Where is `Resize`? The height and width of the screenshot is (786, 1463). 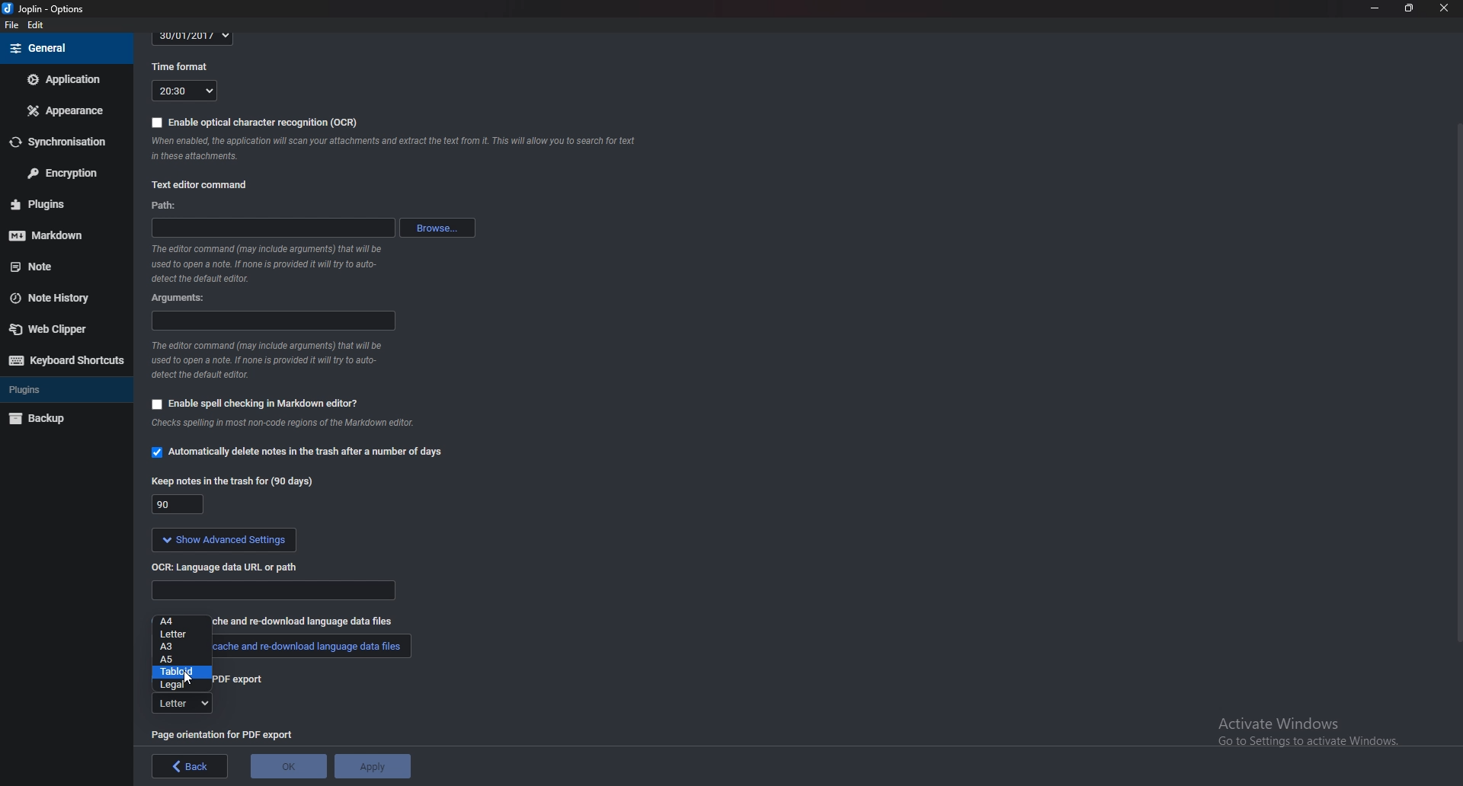
Resize is located at coordinates (1410, 8).